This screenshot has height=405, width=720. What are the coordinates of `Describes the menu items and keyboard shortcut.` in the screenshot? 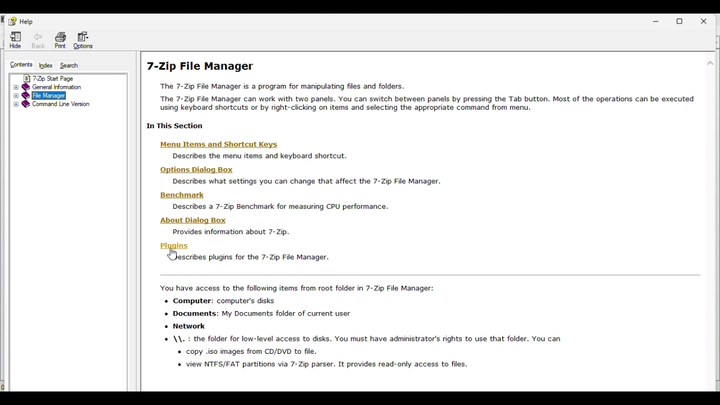 It's located at (258, 157).